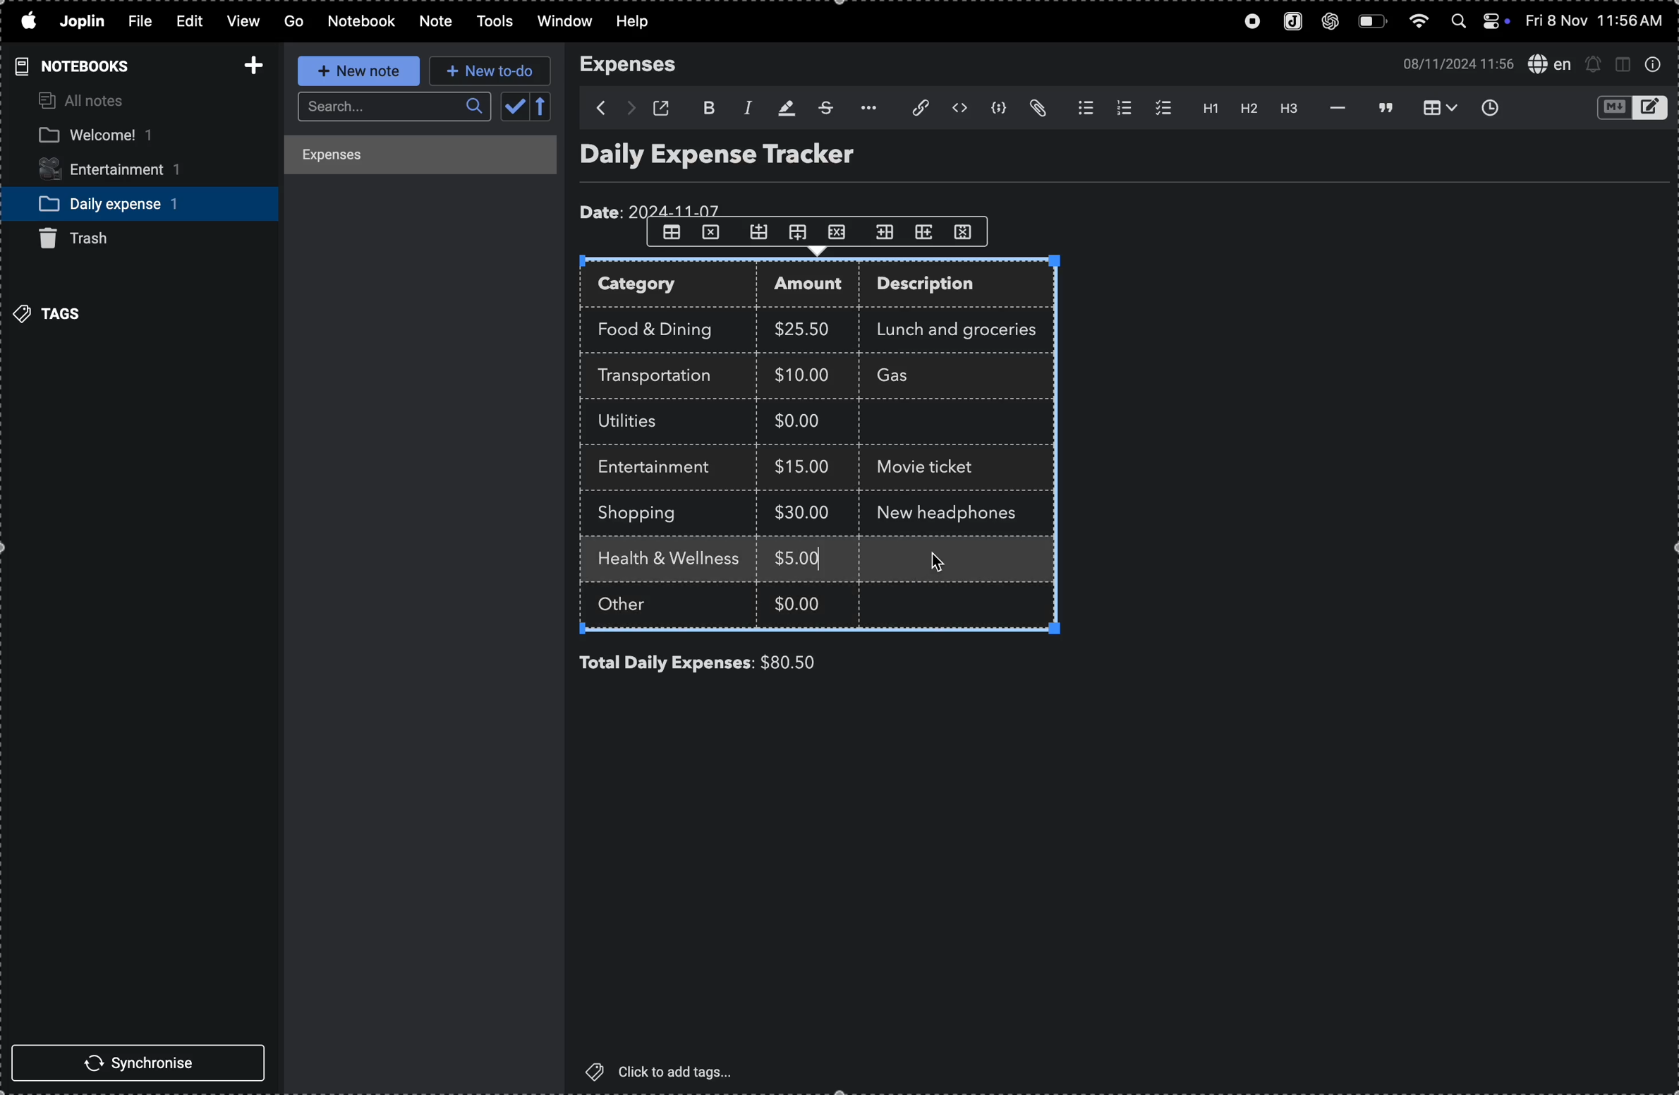 Image resolution: width=1679 pixels, height=1095 pixels. What do you see at coordinates (1000, 110) in the screenshot?
I see `code` at bounding box center [1000, 110].